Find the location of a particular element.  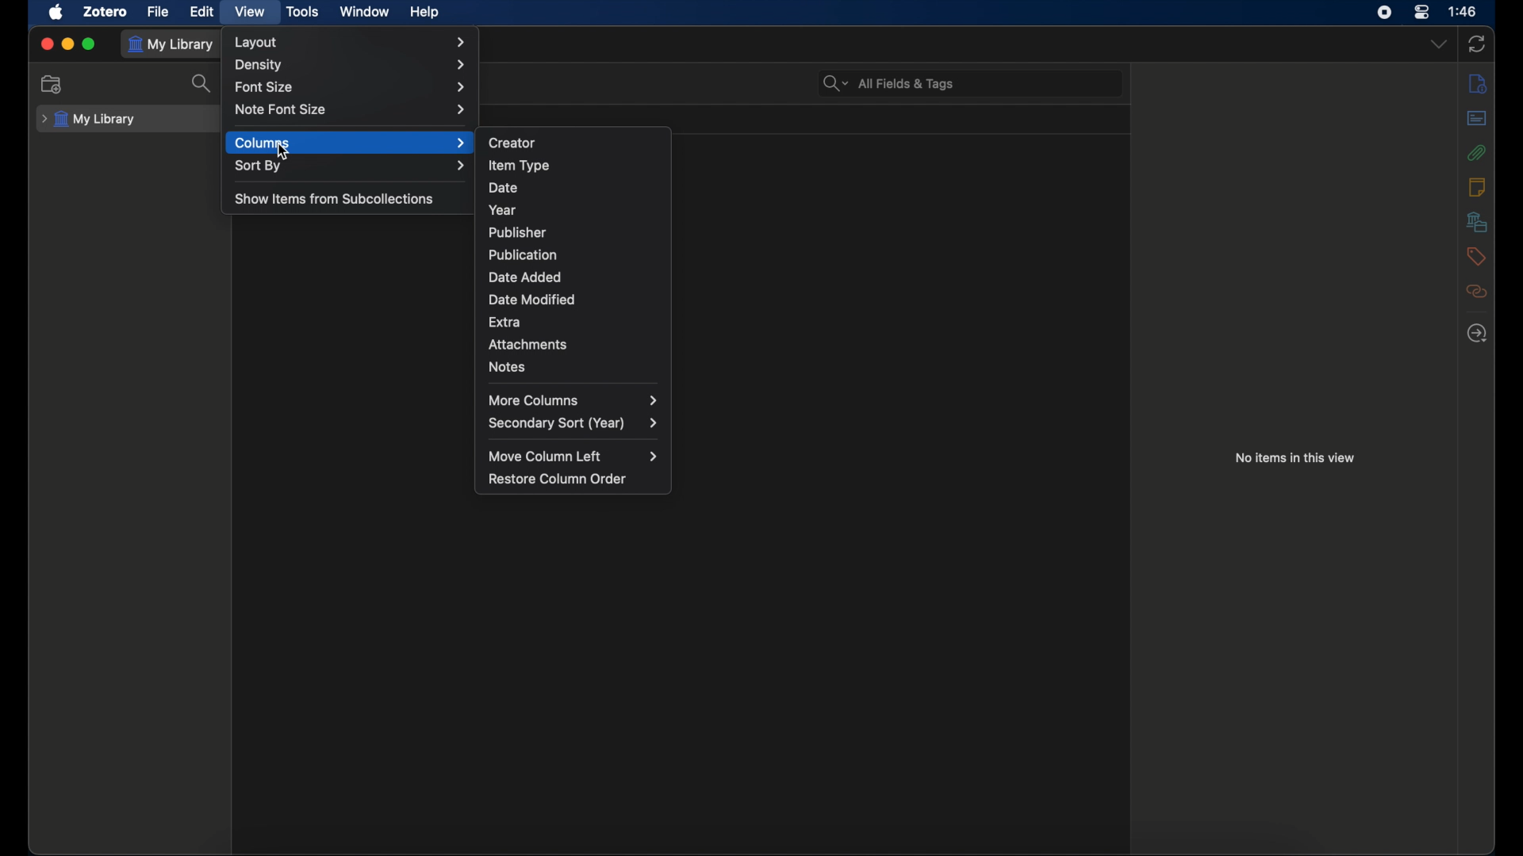

my library is located at coordinates (89, 120).